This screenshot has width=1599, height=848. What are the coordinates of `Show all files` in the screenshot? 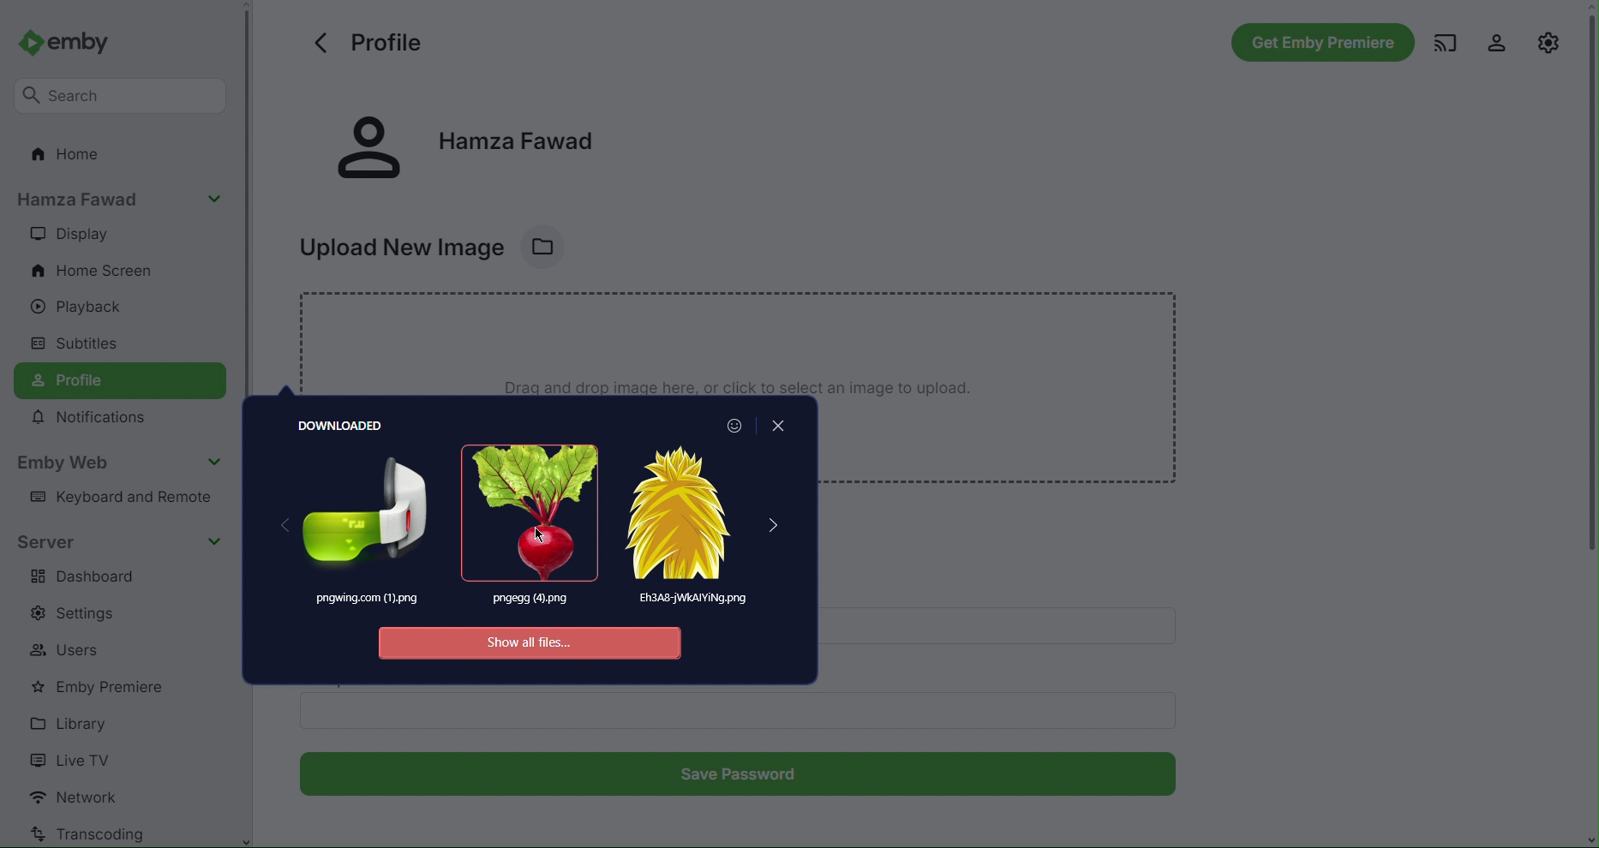 It's located at (532, 644).